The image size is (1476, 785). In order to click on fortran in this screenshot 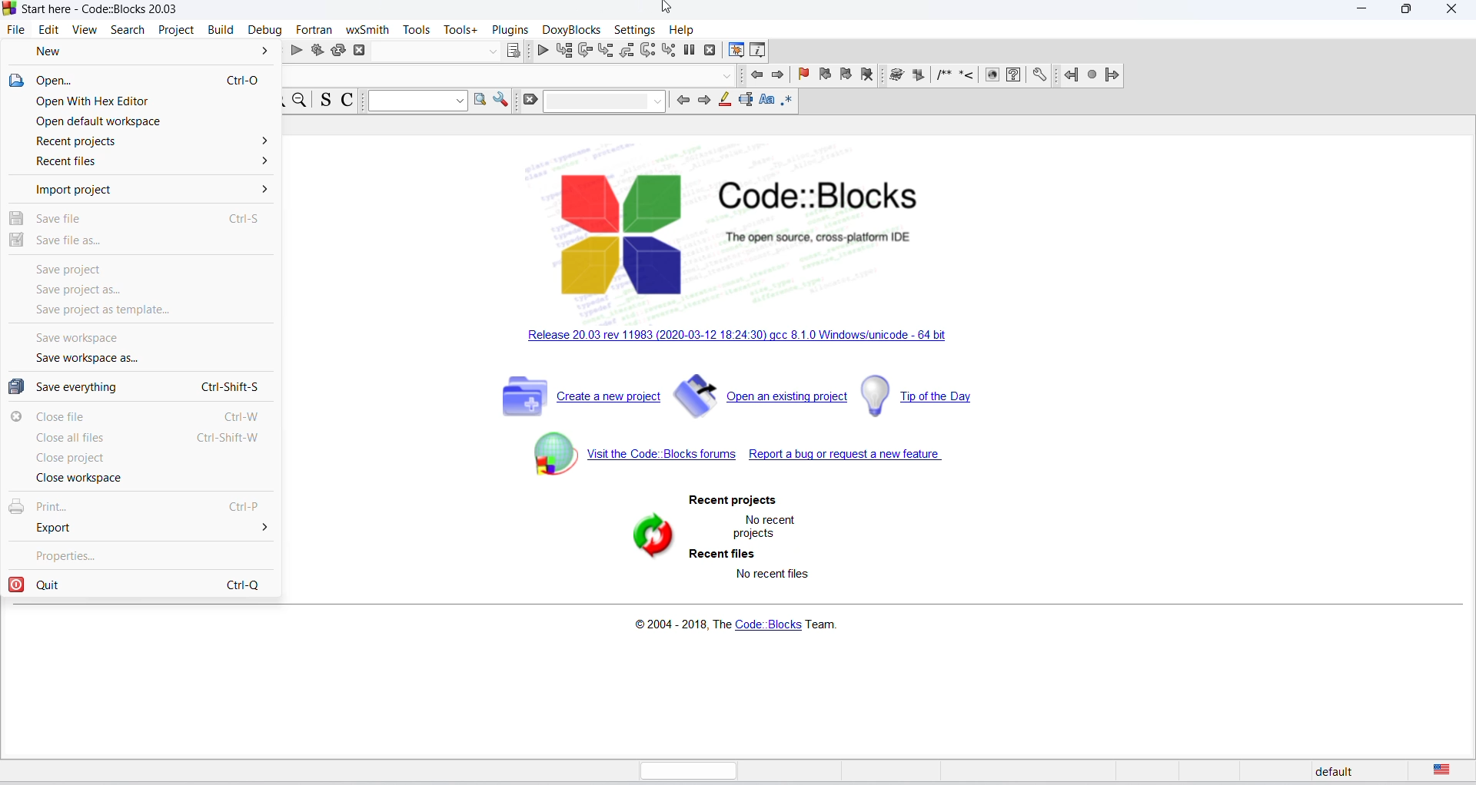, I will do `click(316, 31)`.